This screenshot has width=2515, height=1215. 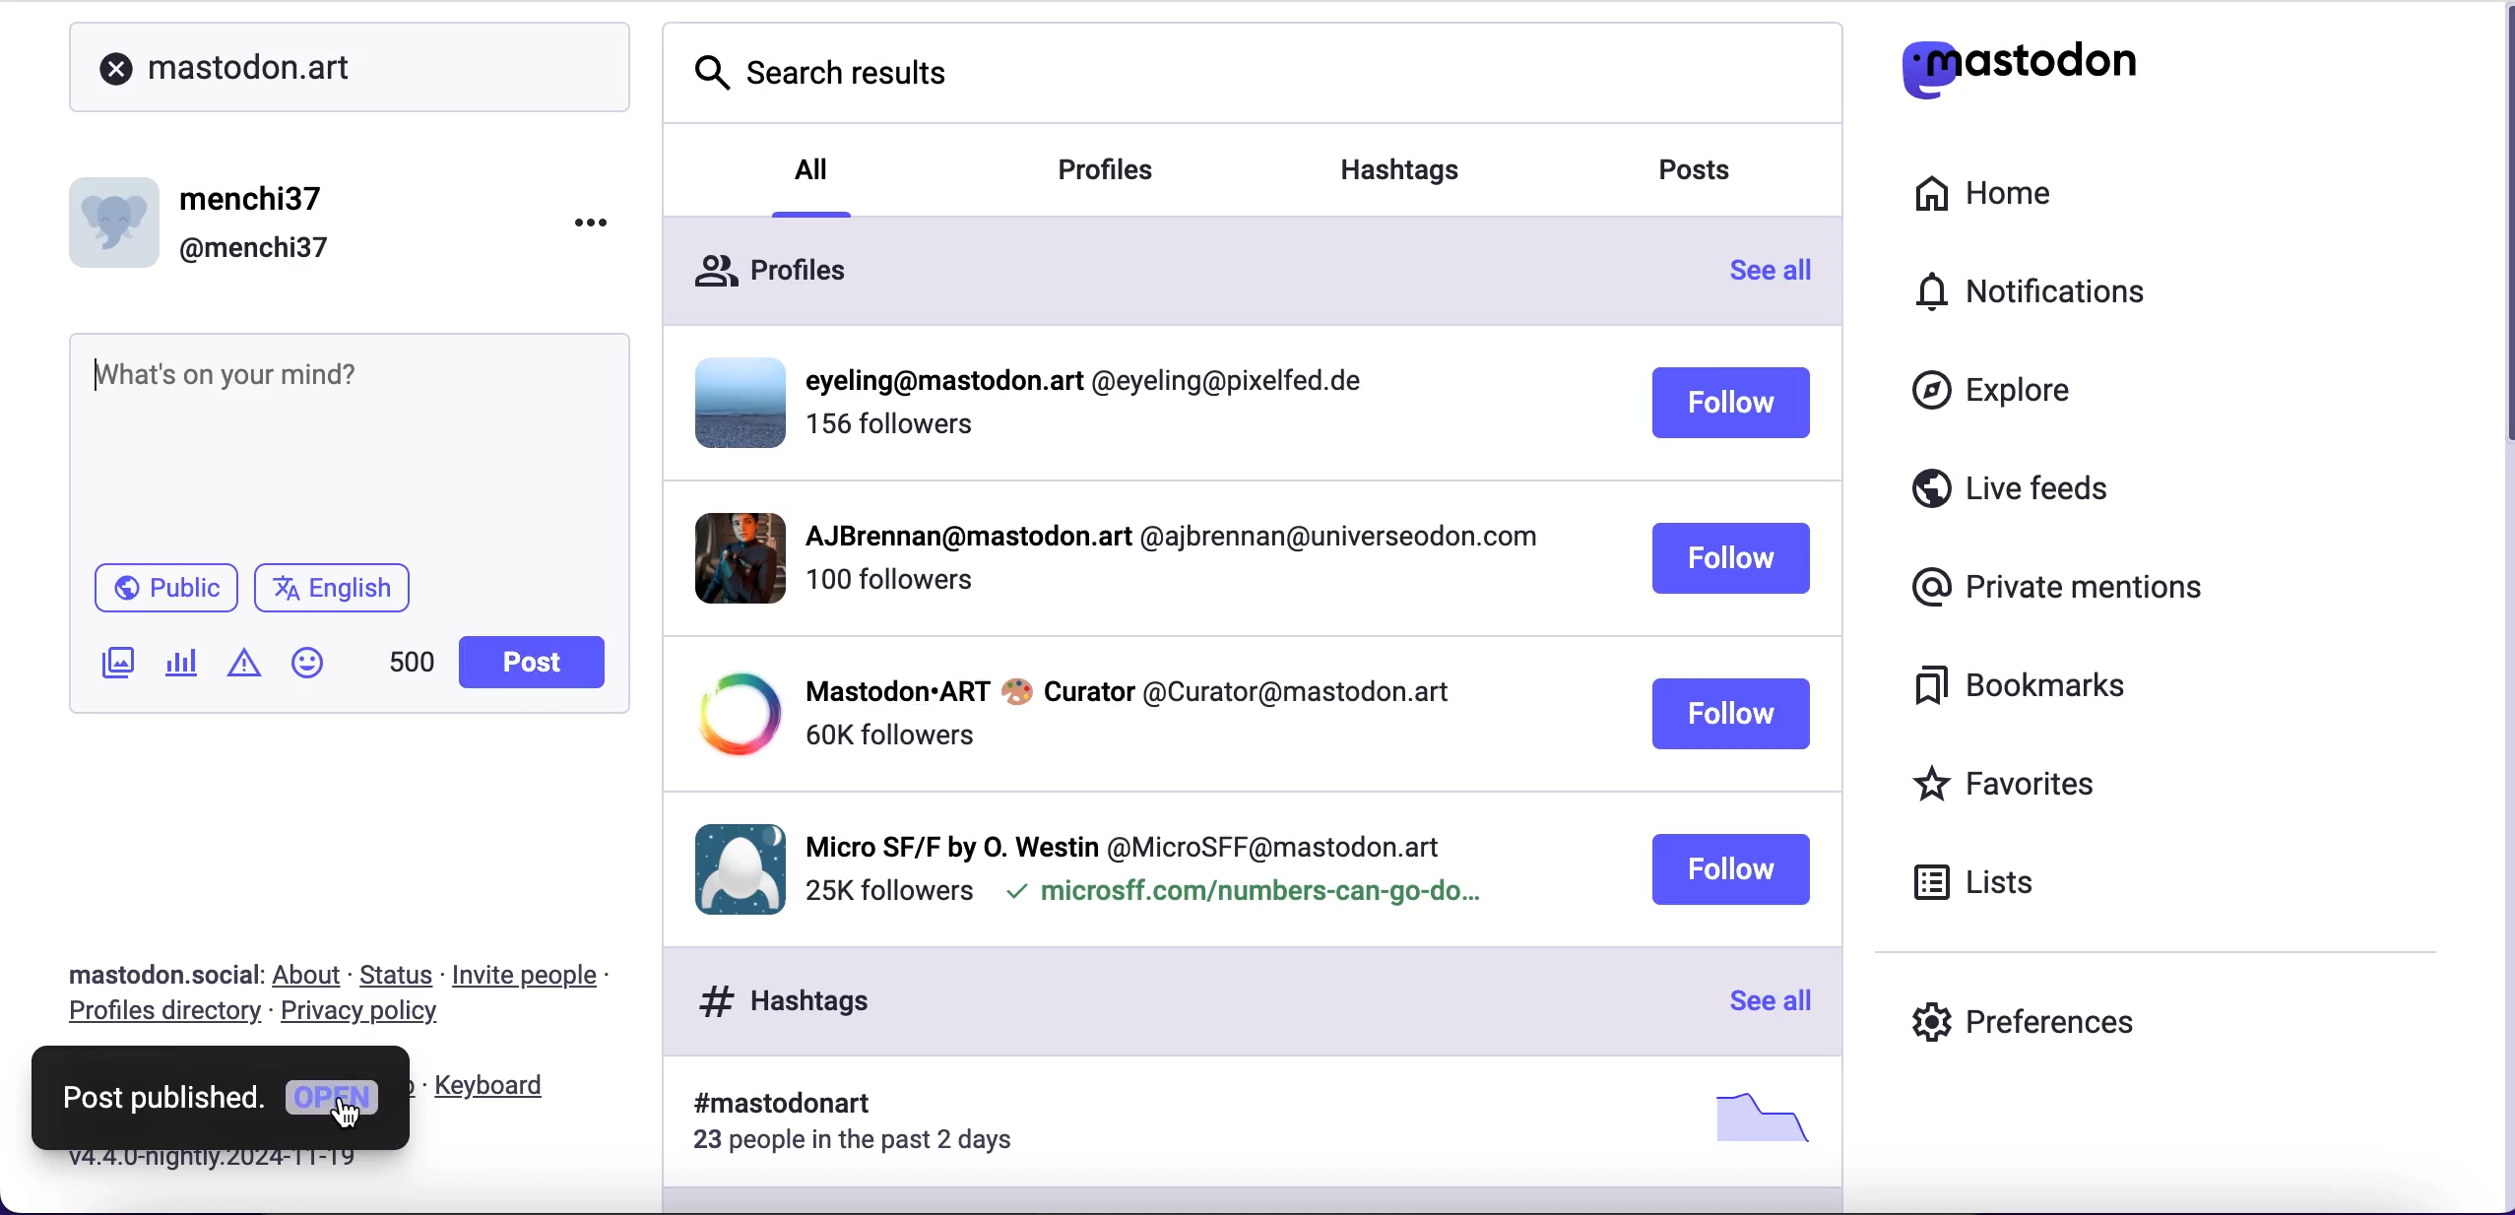 What do you see at coordinates (1762, 998) in the screenshot?
I see `see all` at bounding box center [1762, 998].